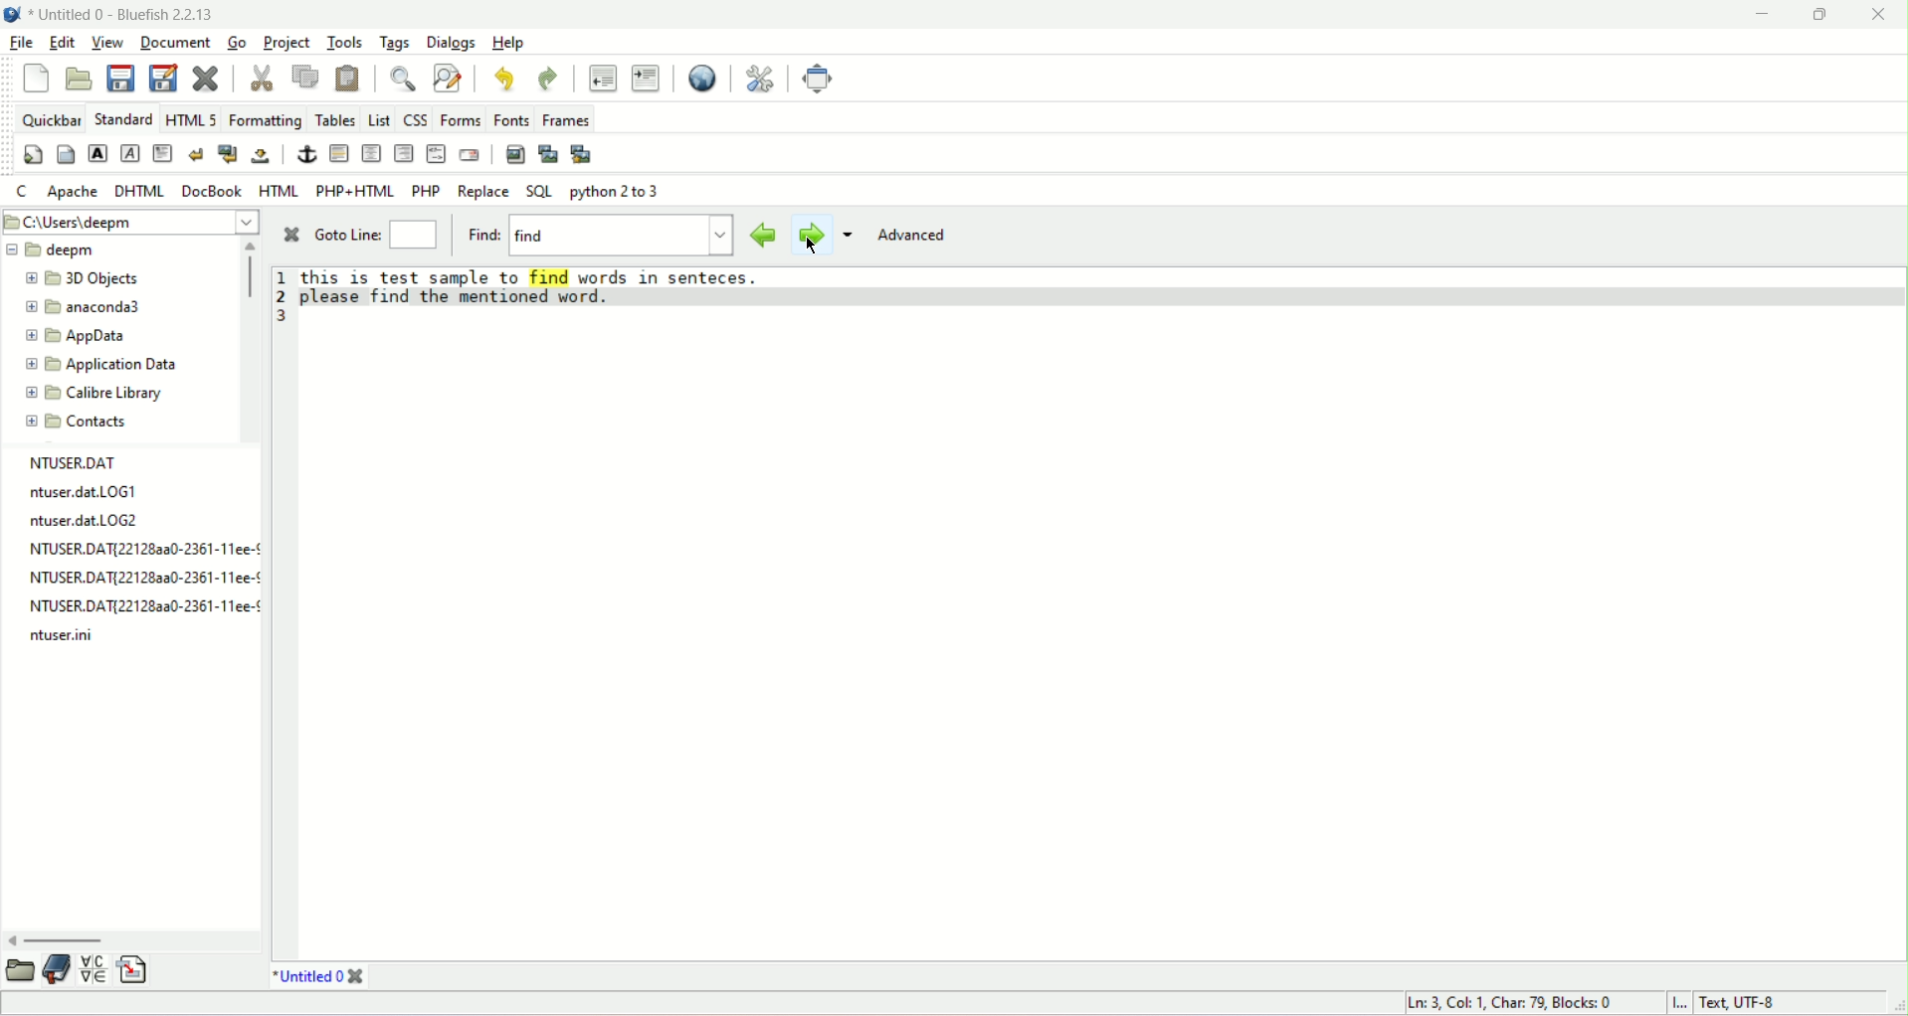 The image size is (1908, 1016). What do you see at coordinates (337, 153) in the screenshot?
I see `horizontal rule` at bounding box center [337, 153].